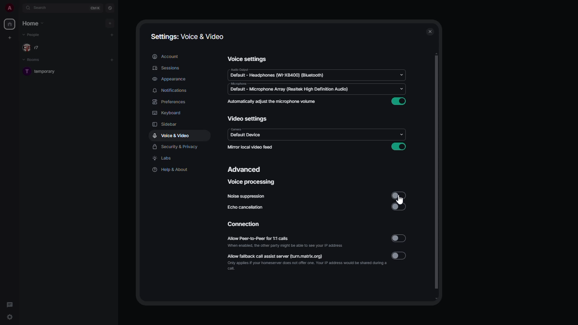  Describe the element at coordinates (278, 74) in the screenshot. I see `audio default` at that location.